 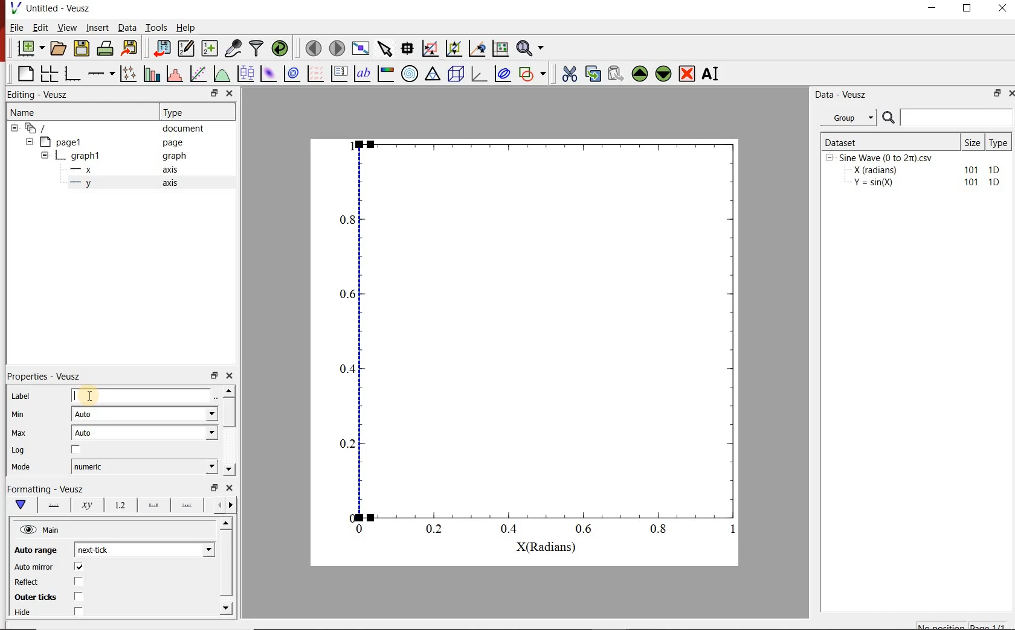 I want to click on print, so click(x=106, y=49).